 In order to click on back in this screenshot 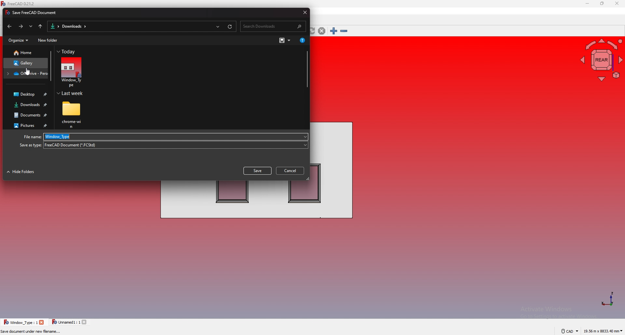, I will do `click(8, 27)`.